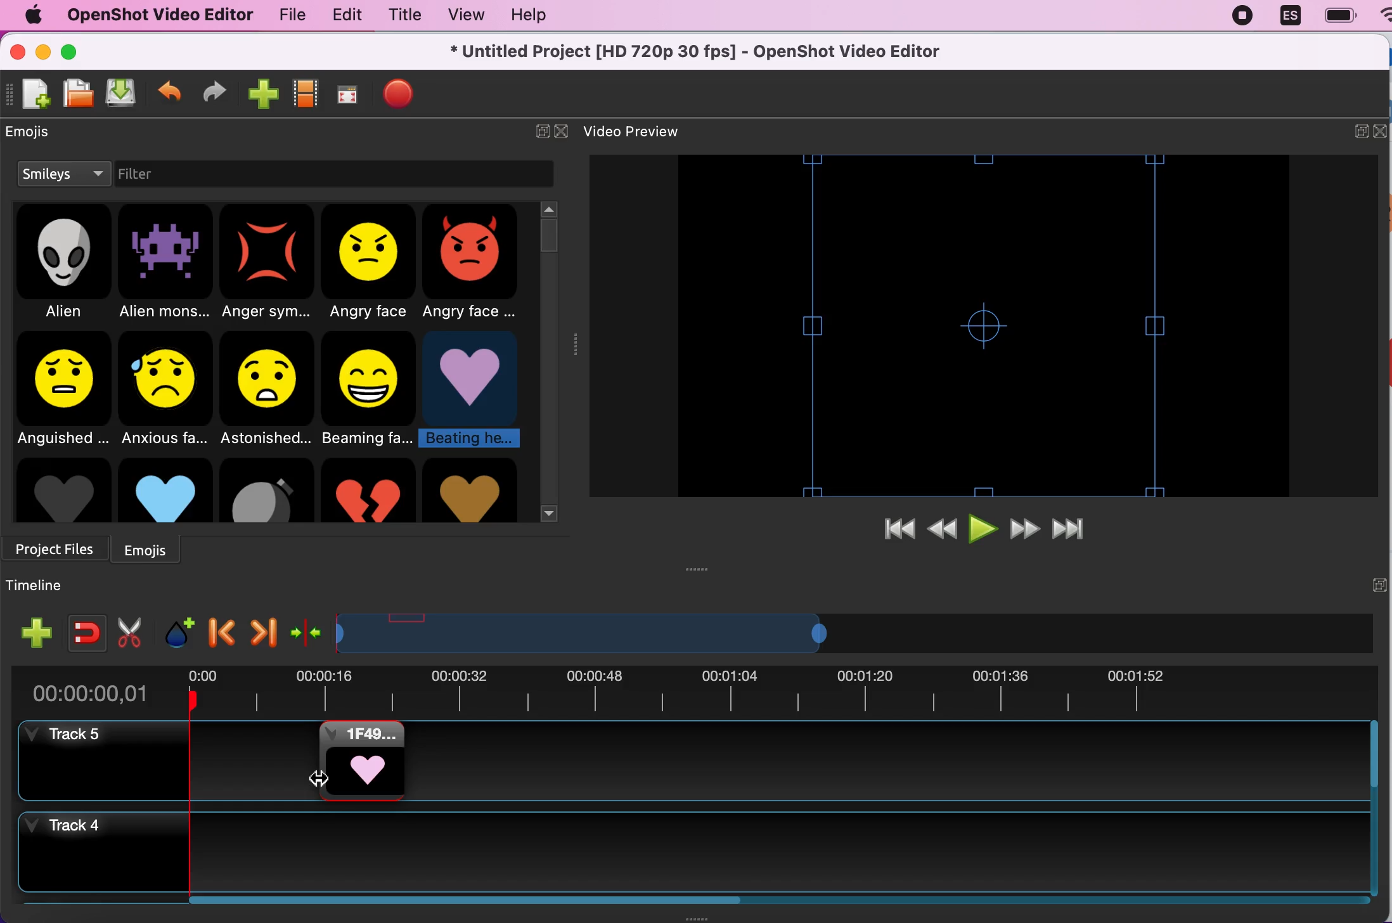 The image size is (1392, 923). What do you see at coordinates (372, 390) in the screenshot?
I see `beaming` at bounding box center [372, 390].